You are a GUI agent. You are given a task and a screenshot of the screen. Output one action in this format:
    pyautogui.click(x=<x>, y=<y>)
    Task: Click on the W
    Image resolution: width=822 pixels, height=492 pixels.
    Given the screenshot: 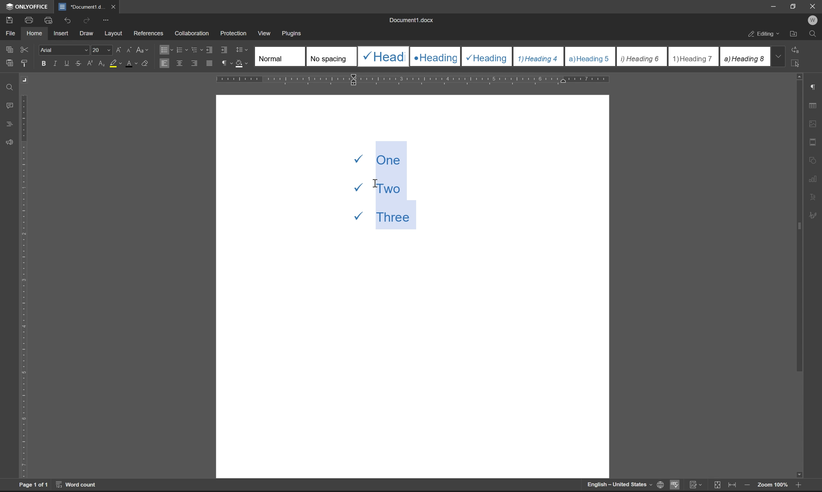 What is the action you would take?
    pyautogui.click(x=814, y=20)
    